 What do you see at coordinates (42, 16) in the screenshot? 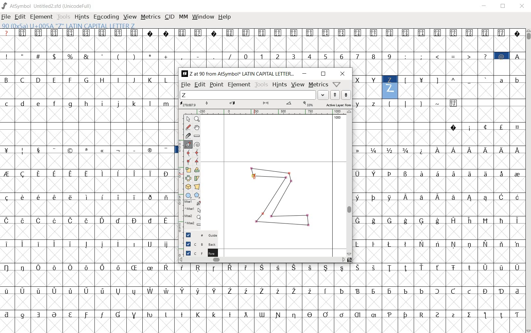
I see `element` at bounding box center [42, 16].